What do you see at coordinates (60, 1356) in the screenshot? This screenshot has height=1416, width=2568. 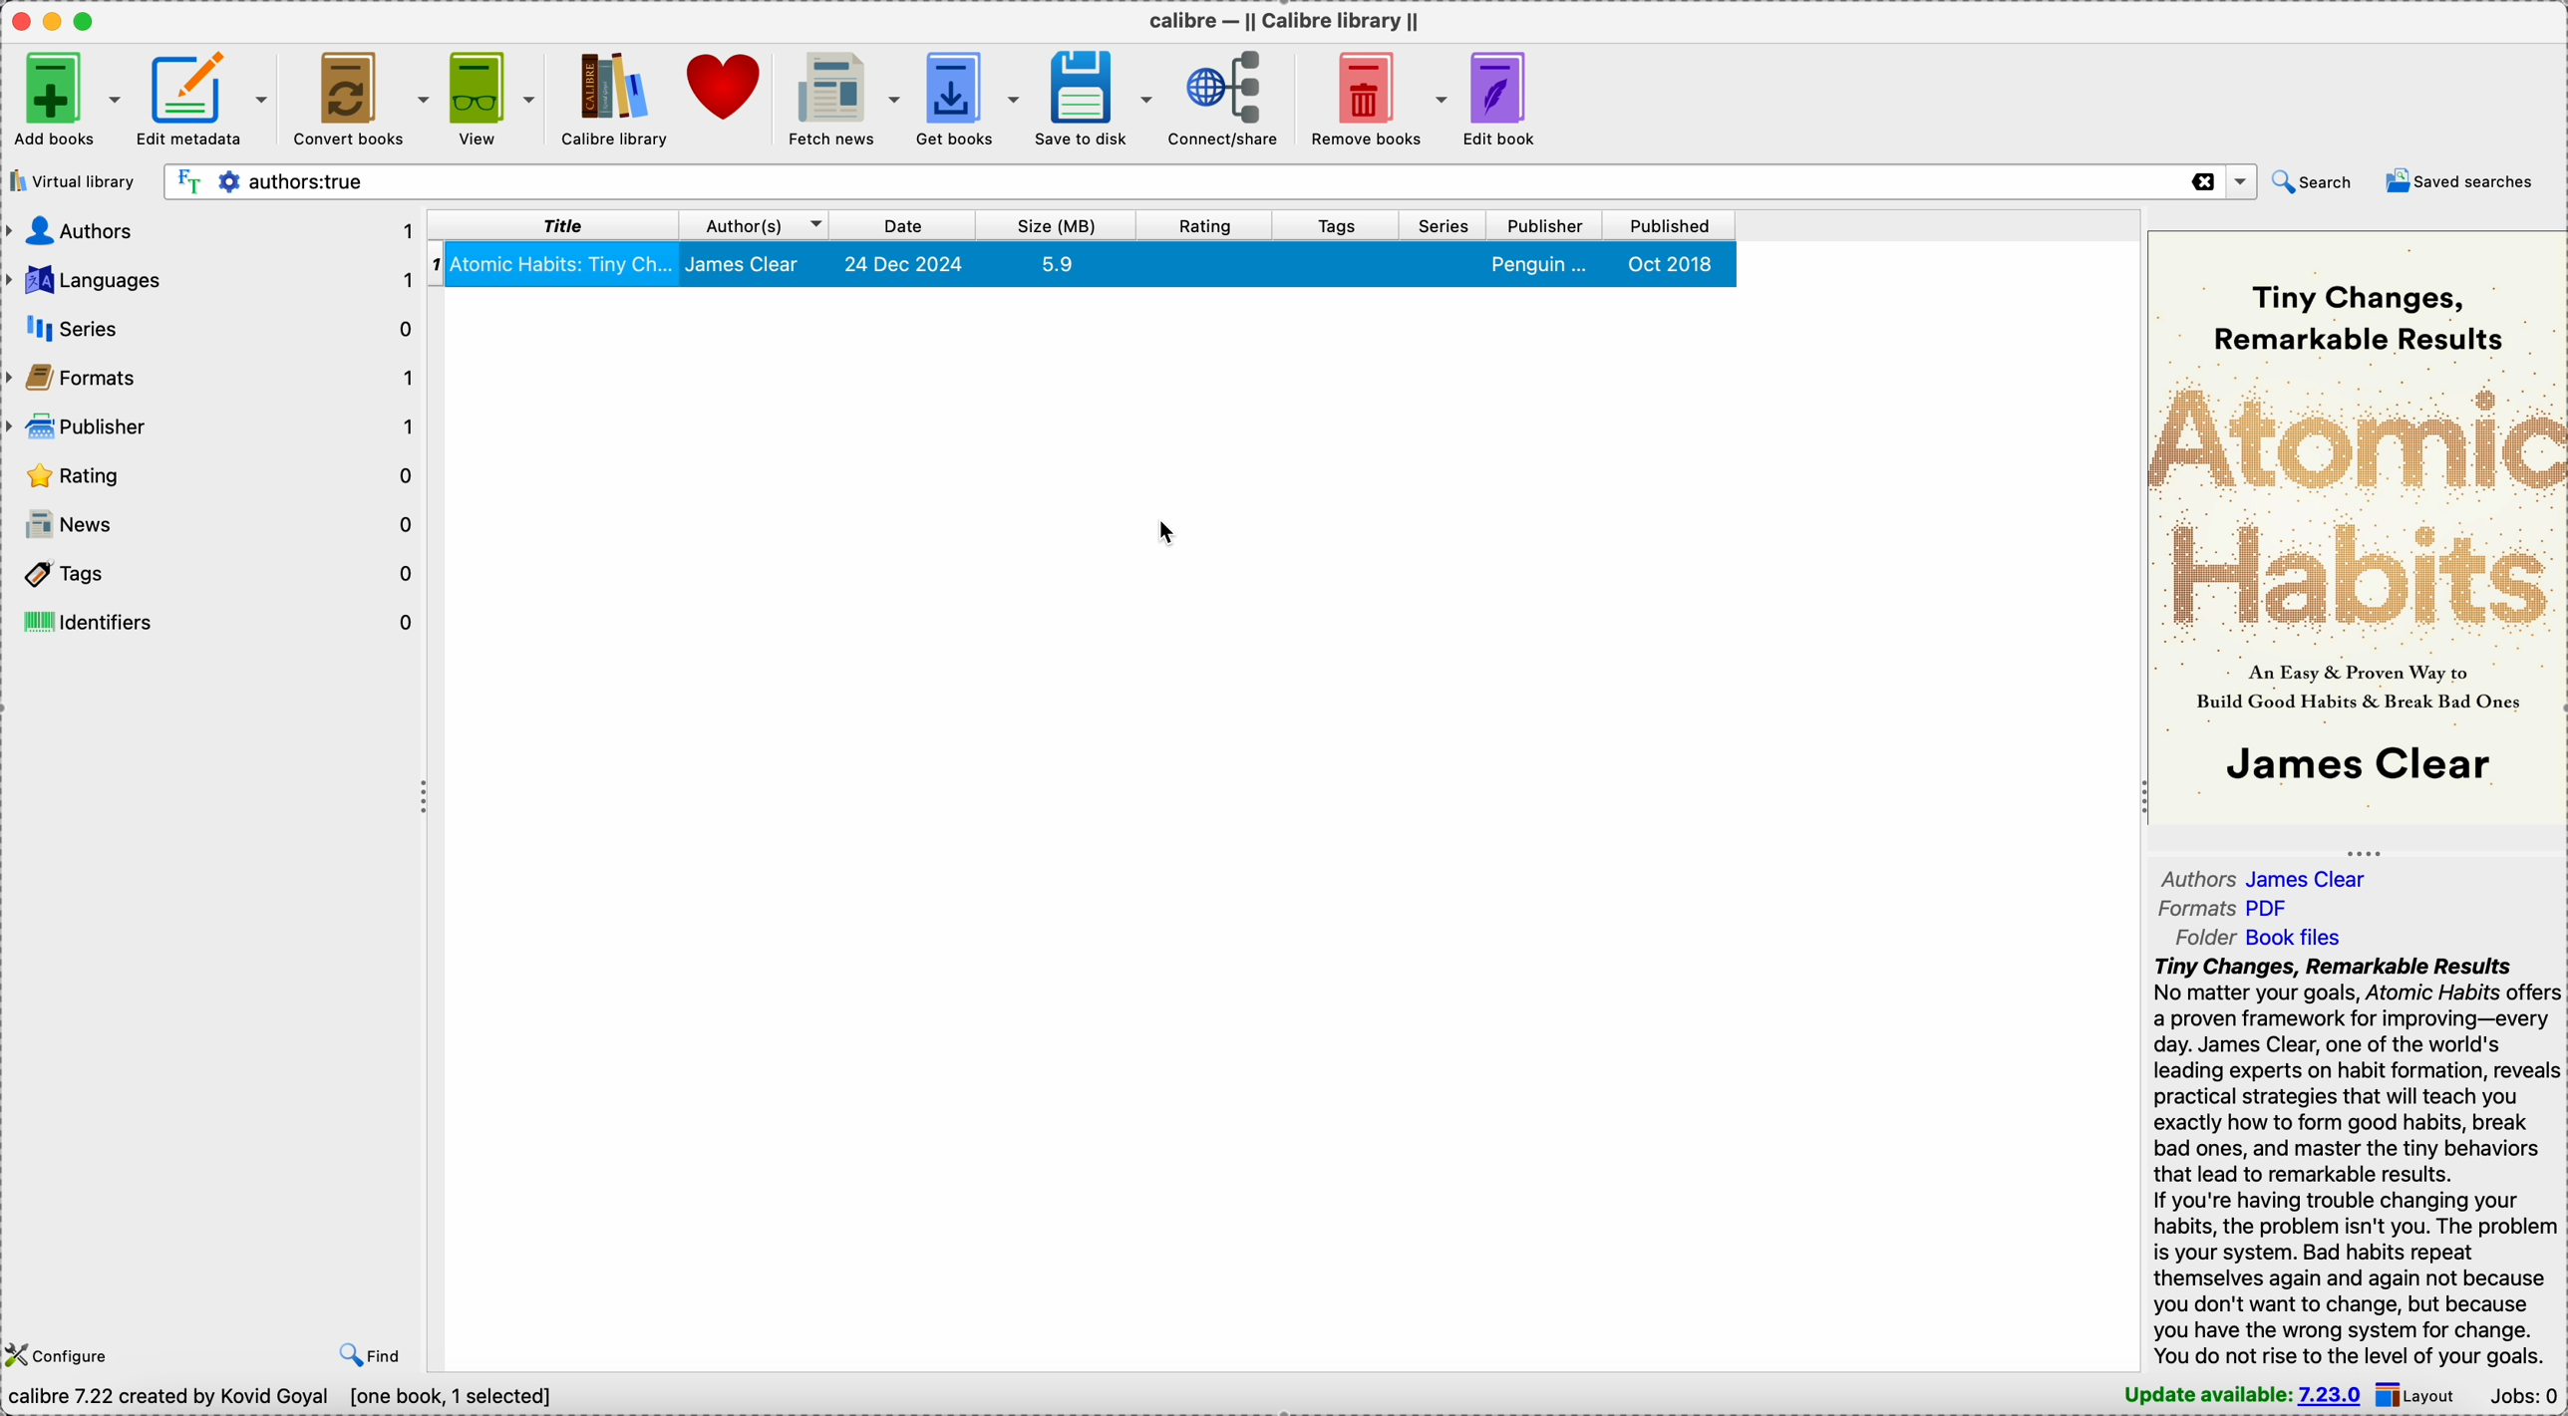 I see `configure` at bounding box center [60, 1356].